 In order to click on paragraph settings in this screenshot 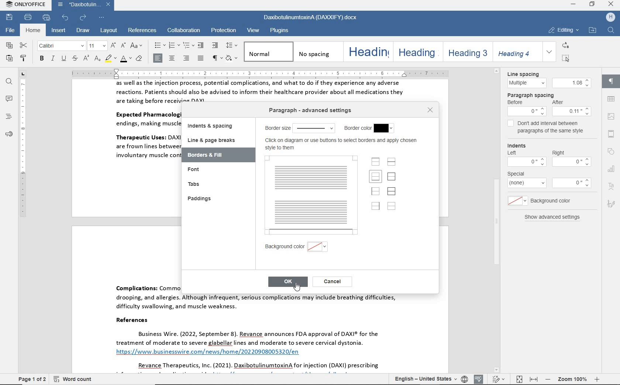, I will do `click(610, 80)`.